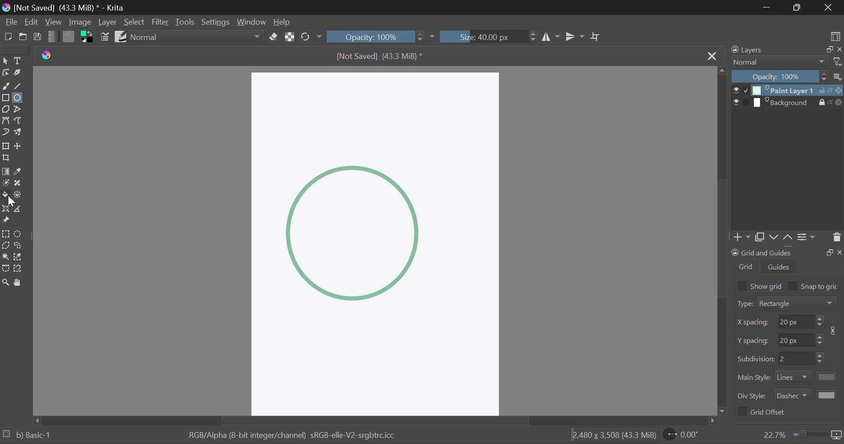 This screenshot has width=844, height=444. I want to click on loading, so click(7, 433).